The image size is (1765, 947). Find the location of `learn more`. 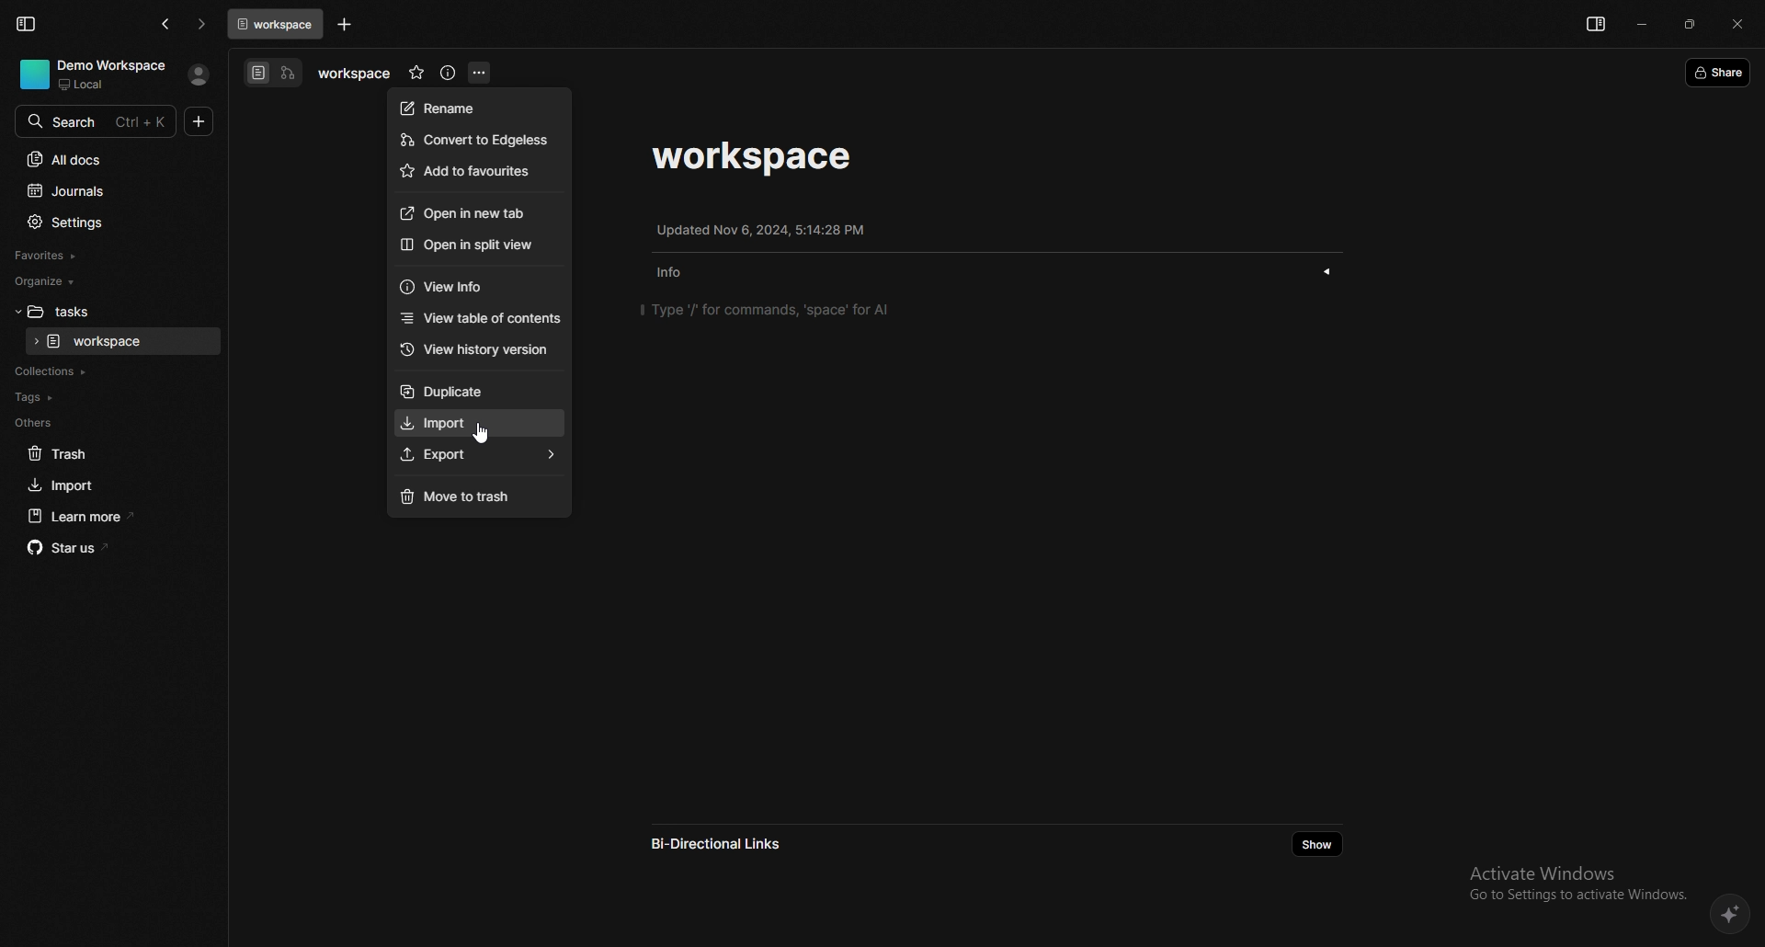

learn more is located at coordinates (109, 517).